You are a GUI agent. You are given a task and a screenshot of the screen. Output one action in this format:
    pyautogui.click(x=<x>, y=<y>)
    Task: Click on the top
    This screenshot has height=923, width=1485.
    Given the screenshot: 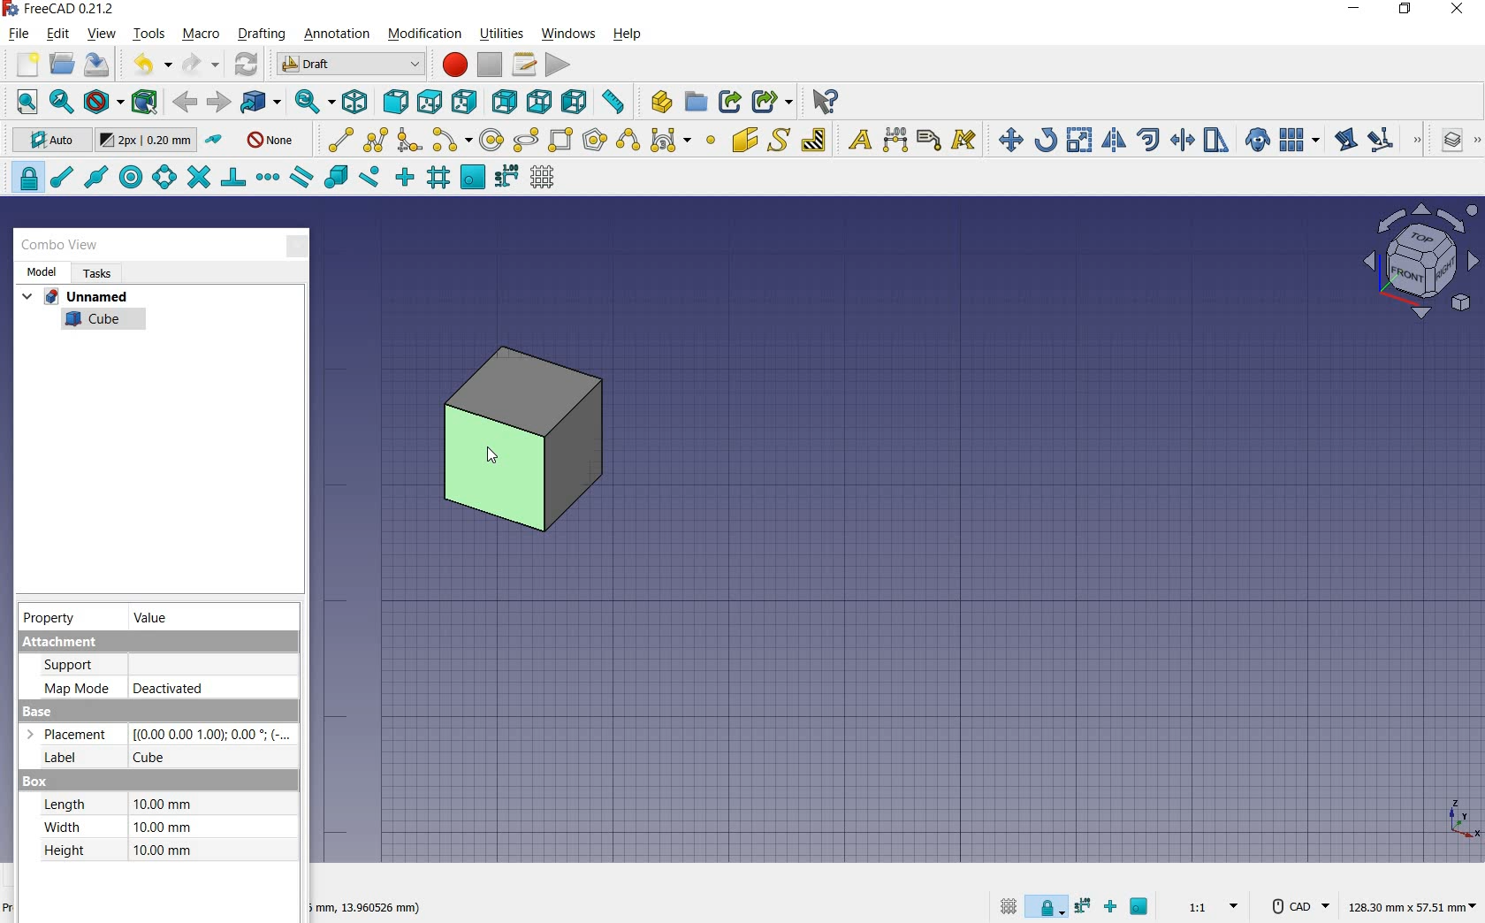 What is the action you would take?
    pyautogui.click(x=432, y=101)
    